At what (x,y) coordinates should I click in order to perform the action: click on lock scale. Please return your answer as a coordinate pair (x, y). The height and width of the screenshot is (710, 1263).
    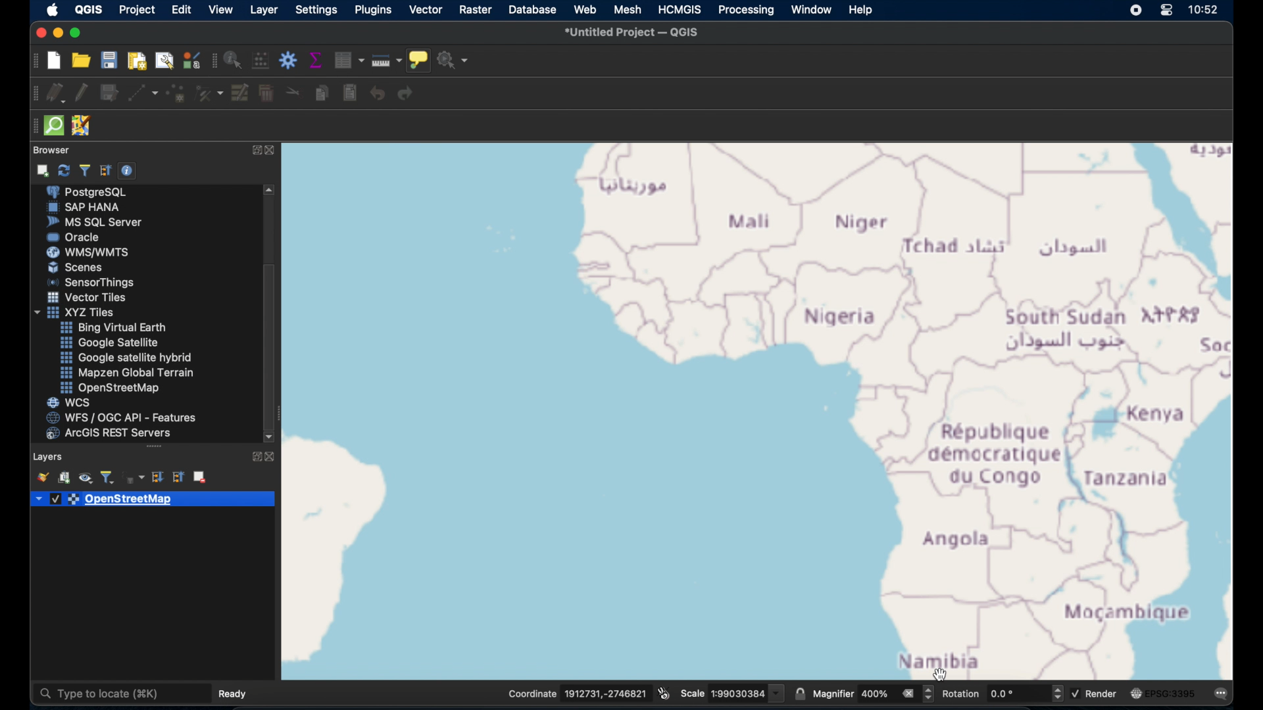
    Looking at the image, I should click on (800, 693).